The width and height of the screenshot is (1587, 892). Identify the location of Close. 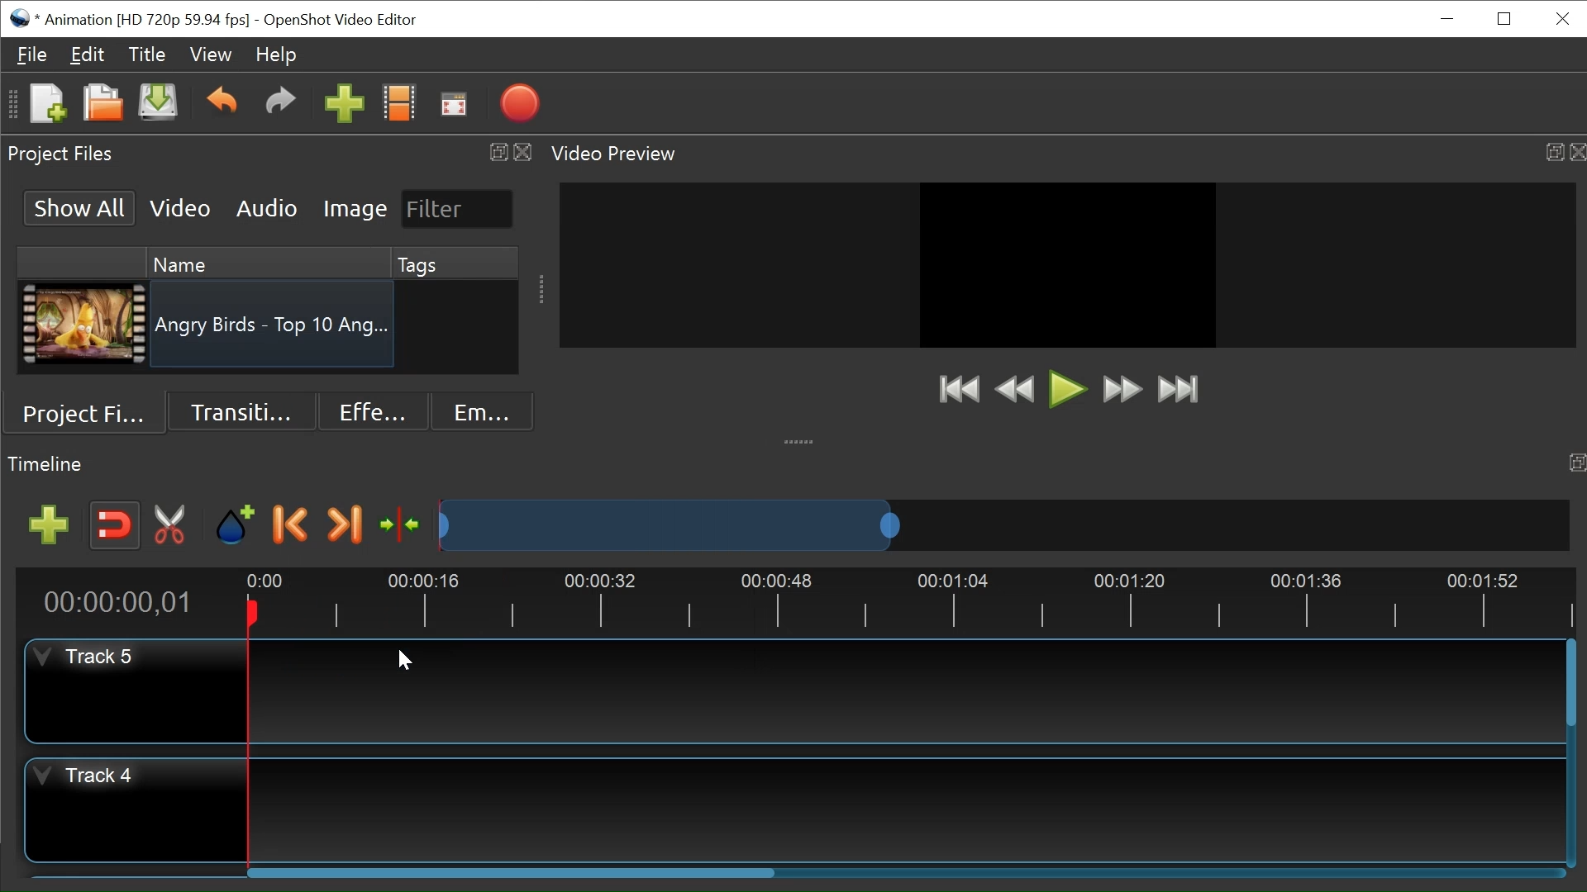
(1577, 152).